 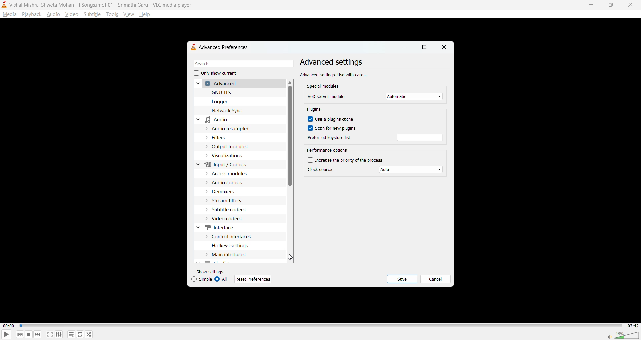 What do you see at coordinates (220, 102) in the screenshot?
I see `logger` at bounding box center [220, 102].